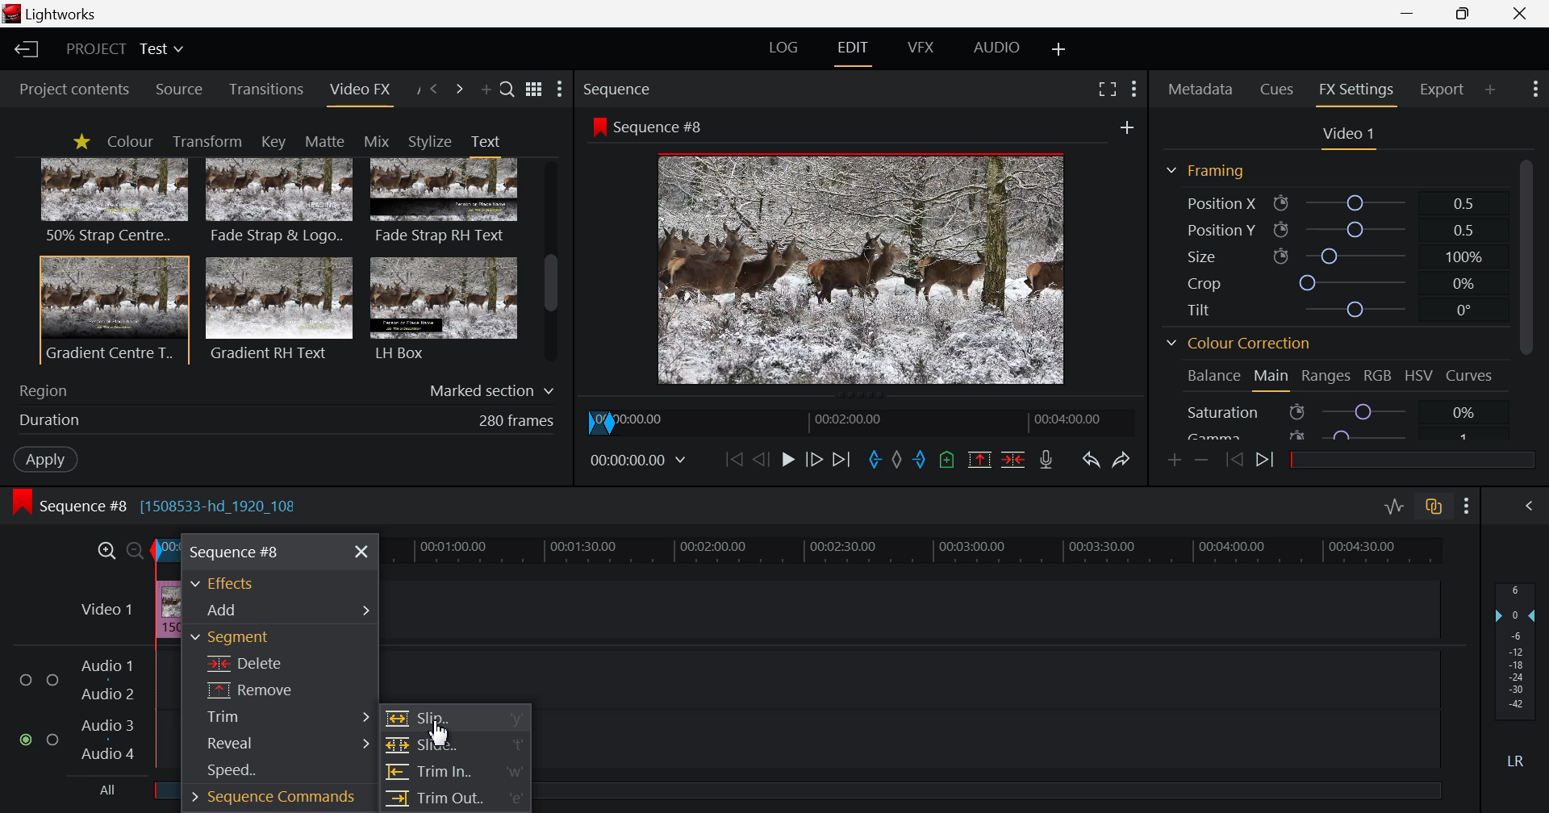 This screenshot has width=1549, height=813. What do you see at coordinates (276, 308) in the screenshot?
I see `Gradient RH Text` at bounding box center [276, 308].